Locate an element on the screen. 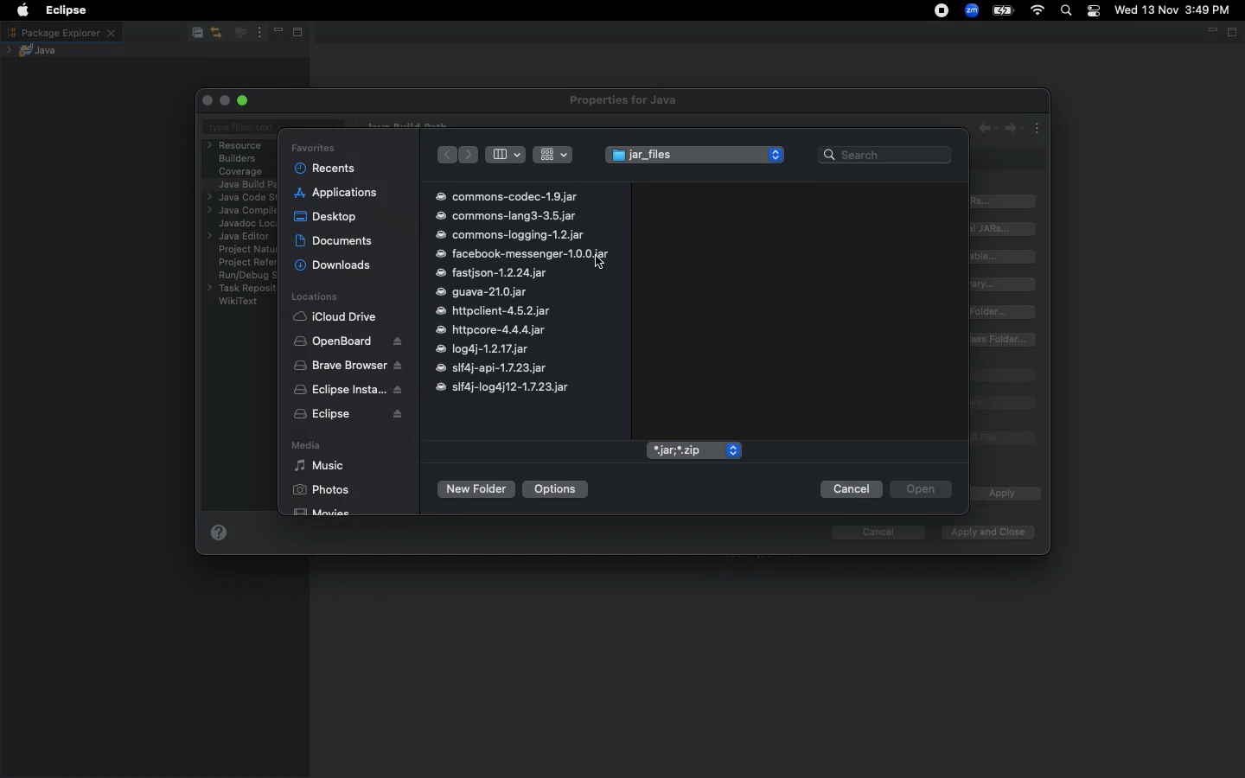 The image size is (1245, 778). Task repository is located at coordinates (242, 289).